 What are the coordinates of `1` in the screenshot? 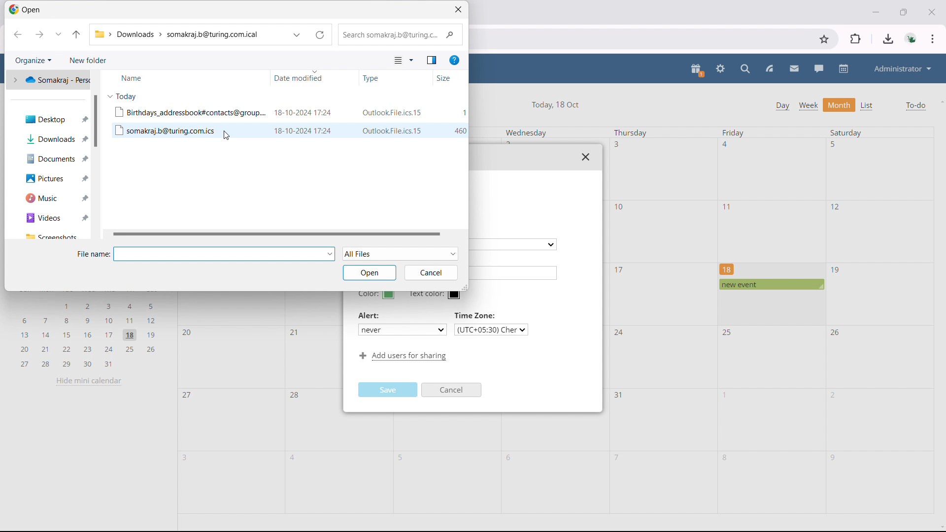 It's located at (726, 395).